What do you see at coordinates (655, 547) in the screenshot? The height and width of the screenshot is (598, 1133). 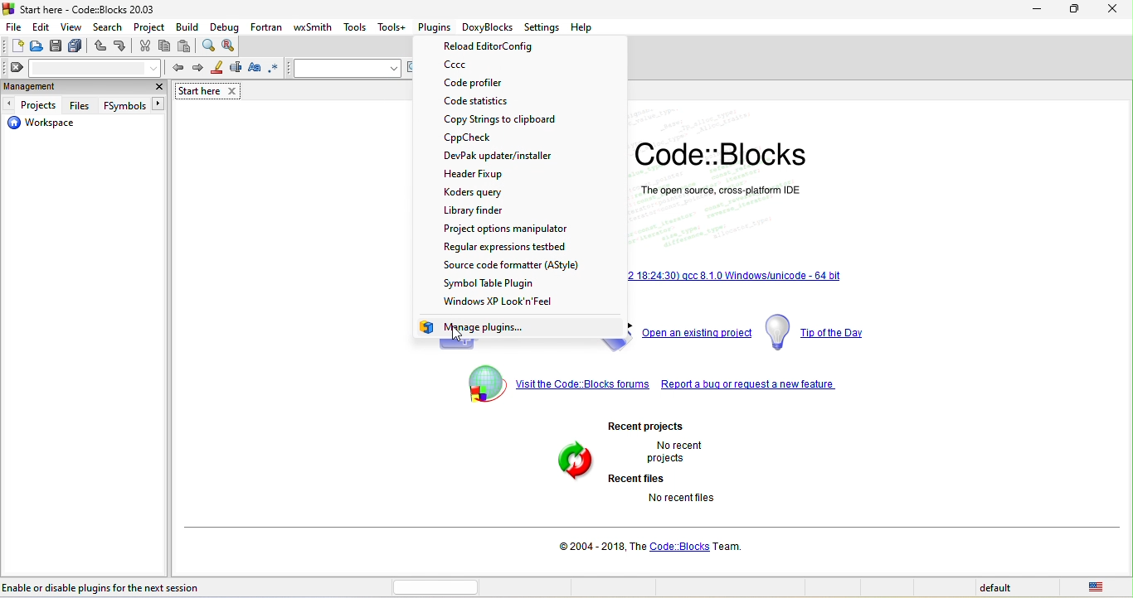 I see `2004-2018 the code blocks team` at bounding box center [655, 547].